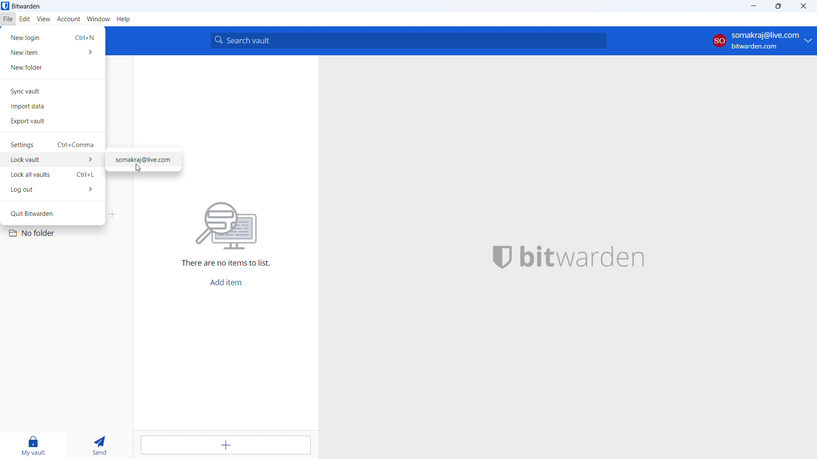 This screenshot has width=817, height=459. What do you see at coordinates (226, 445) in the screenshot?
I see `add` at bounding box center [226, 445].